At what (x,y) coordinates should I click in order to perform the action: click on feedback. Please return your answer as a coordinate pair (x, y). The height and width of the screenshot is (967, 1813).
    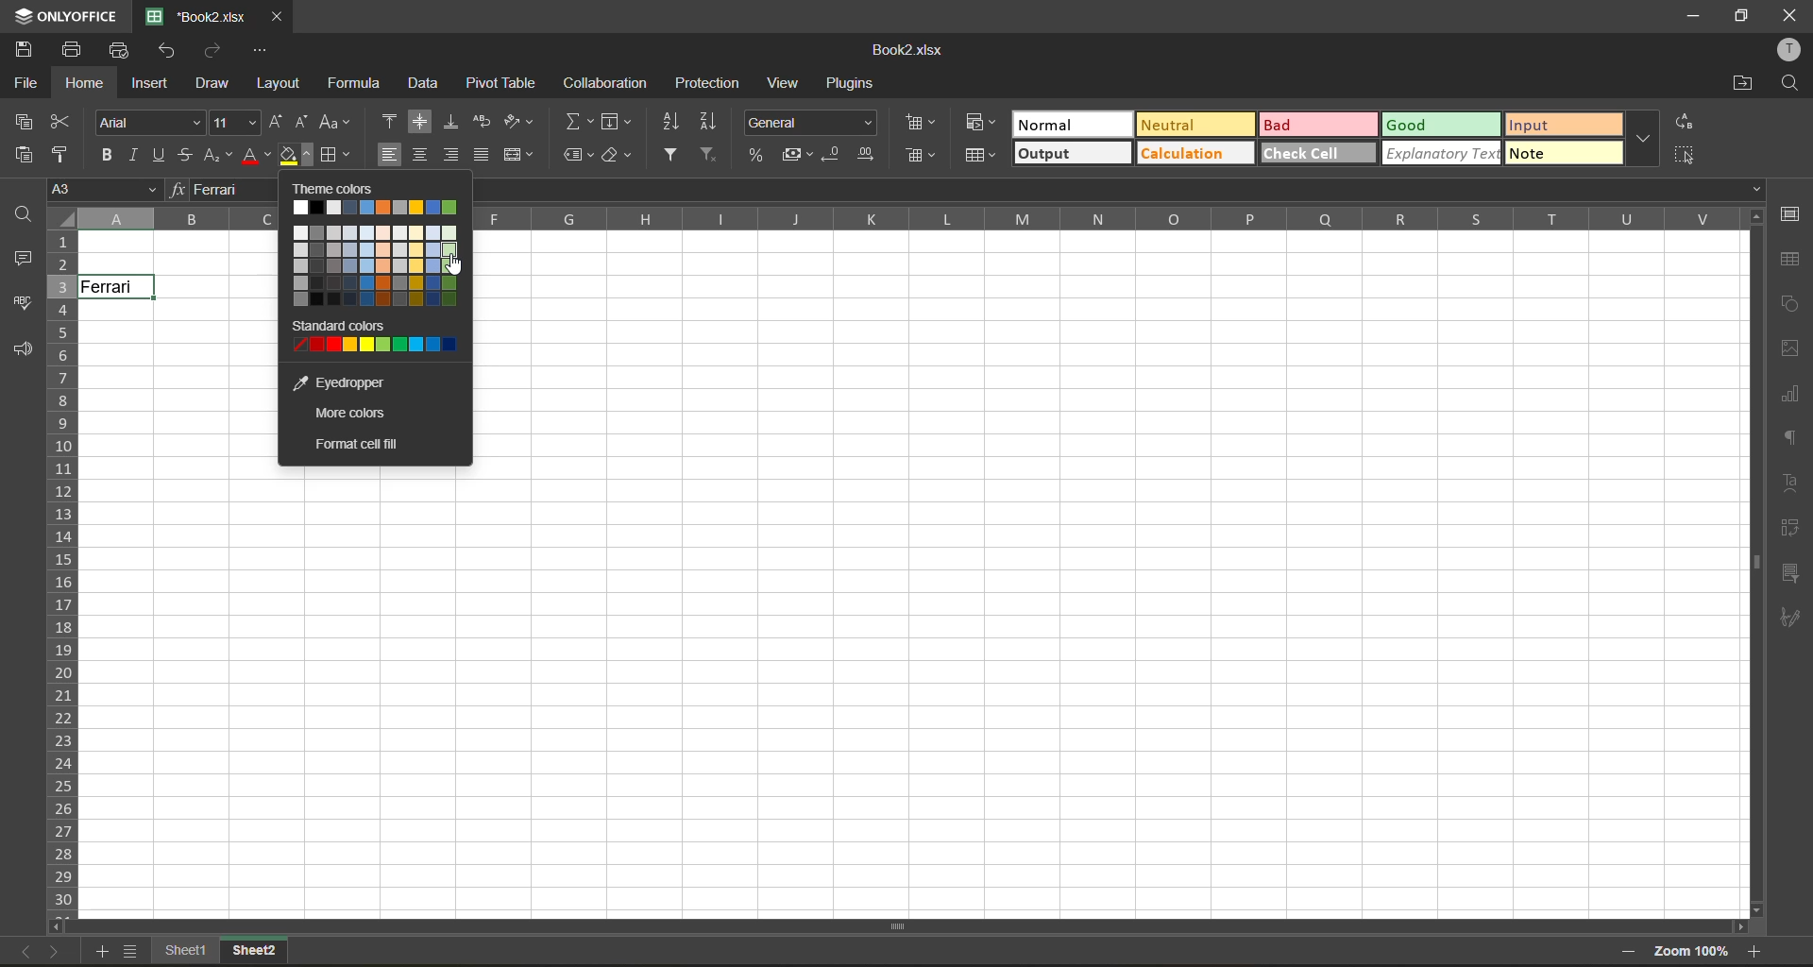
    Looking at the image, I should click on (28, 351).